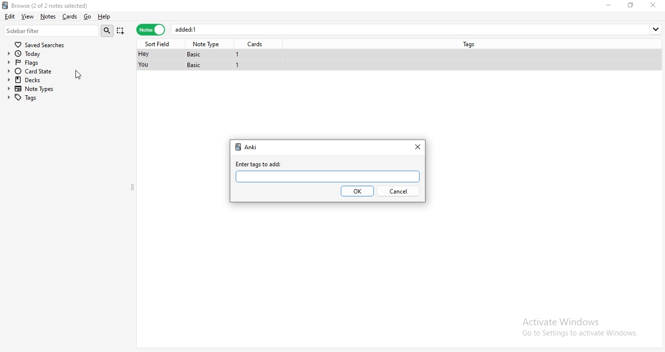  I want to click on anki, so click(252, 147).